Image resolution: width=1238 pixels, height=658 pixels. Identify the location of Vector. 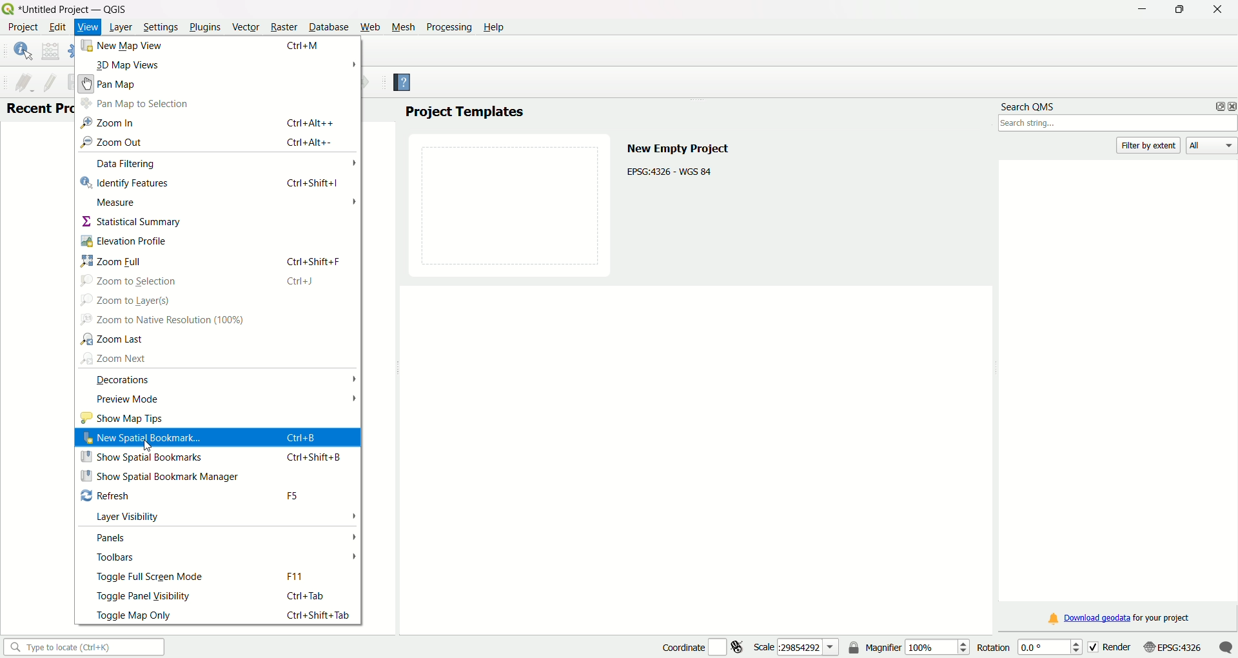
(244, 26).